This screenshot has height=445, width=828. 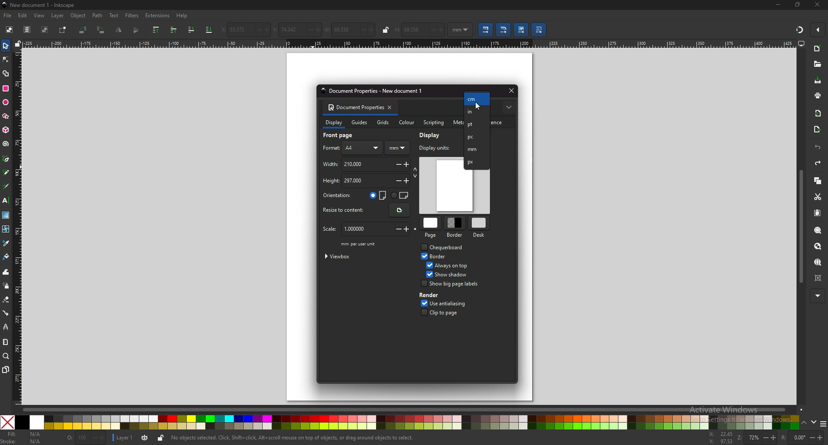 What do you see at coordinates (353, 229) in the screenshot?
I see `scale` at bounding box center [353, 229].